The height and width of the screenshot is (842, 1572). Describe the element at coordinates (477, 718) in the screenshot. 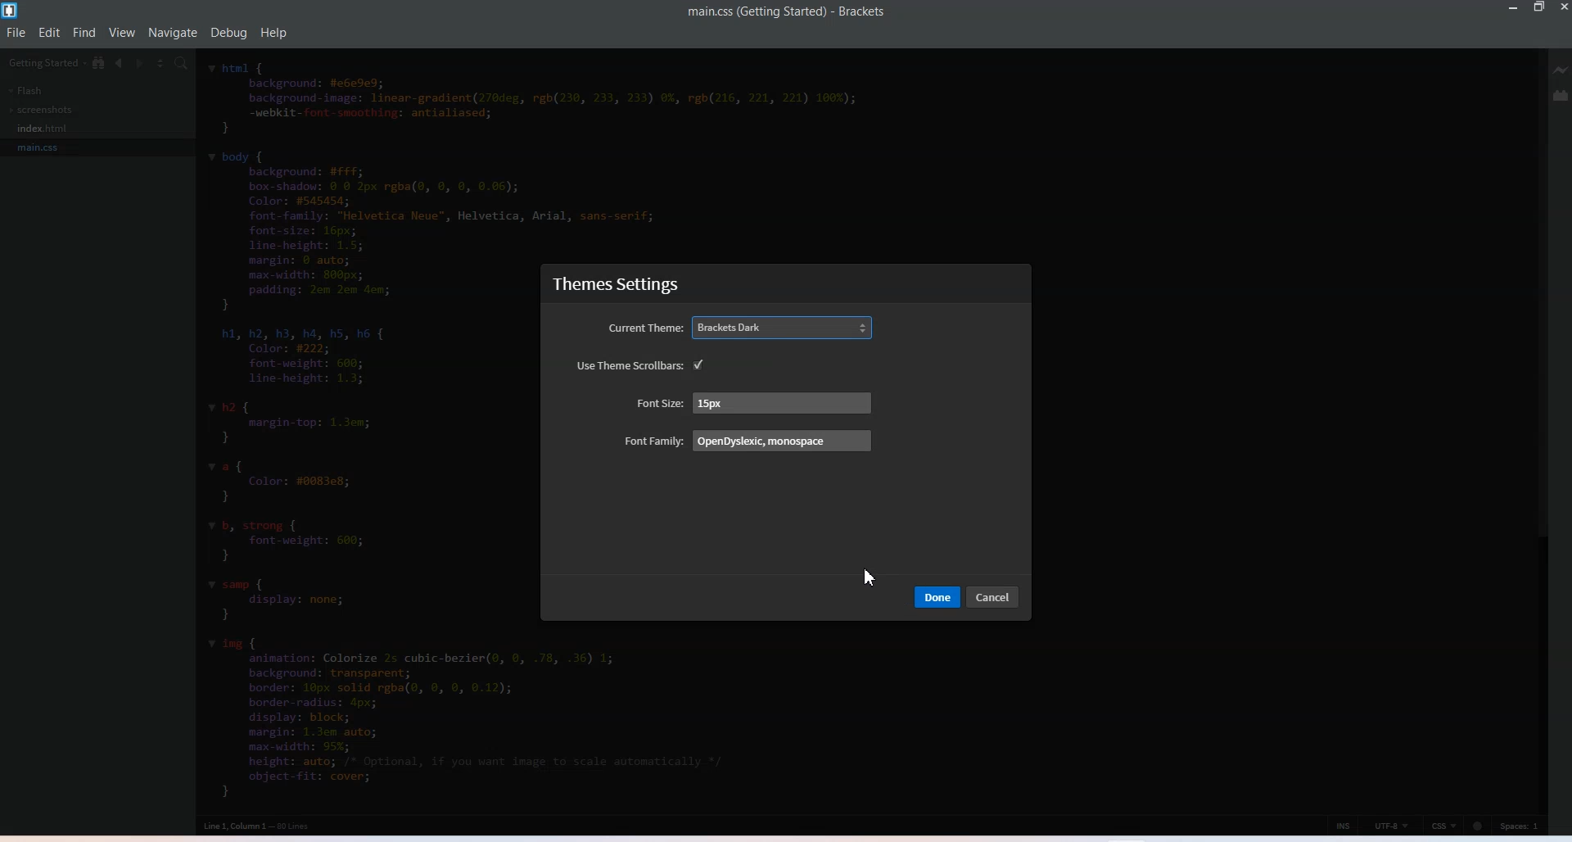

I see `code` at that location.